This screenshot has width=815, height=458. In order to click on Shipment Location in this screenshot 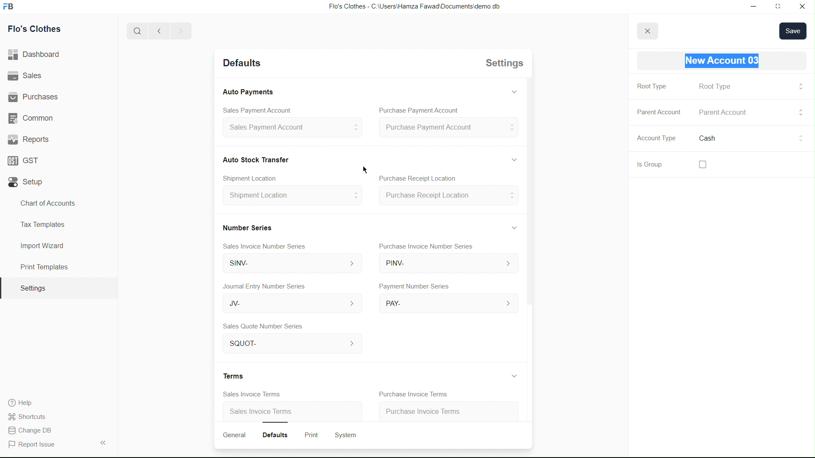, I will do `click(291, 198)`.